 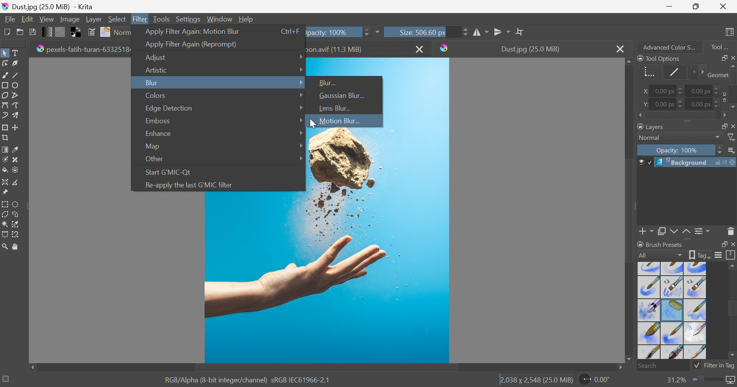 I want to click on Drop Down, so click(x=732, y=151).